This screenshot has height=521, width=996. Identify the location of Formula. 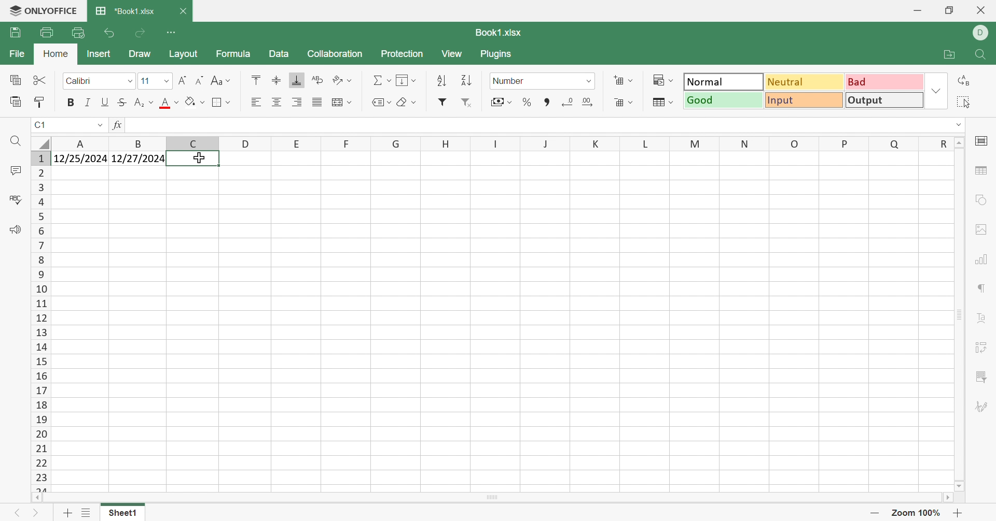
(234, 55).